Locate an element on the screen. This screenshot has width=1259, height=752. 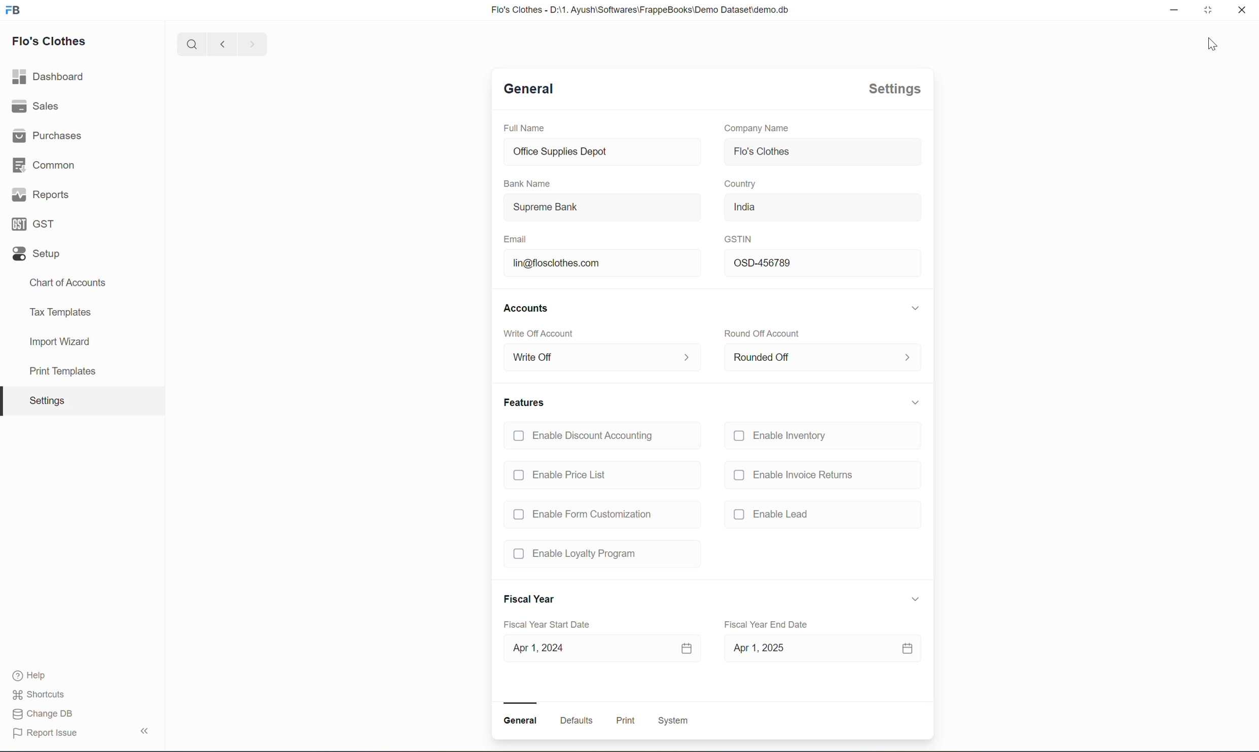
Settings is located at coordinates (45, 400).